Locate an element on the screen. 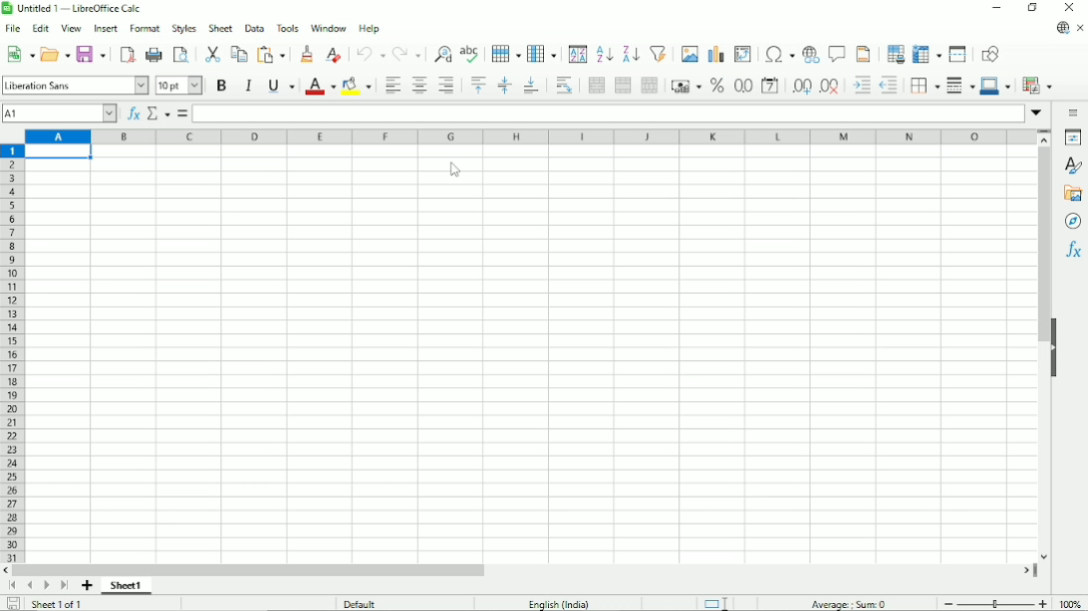 This screenshot has width=1088, height=611. Underline is located at coordinates (280, 85).